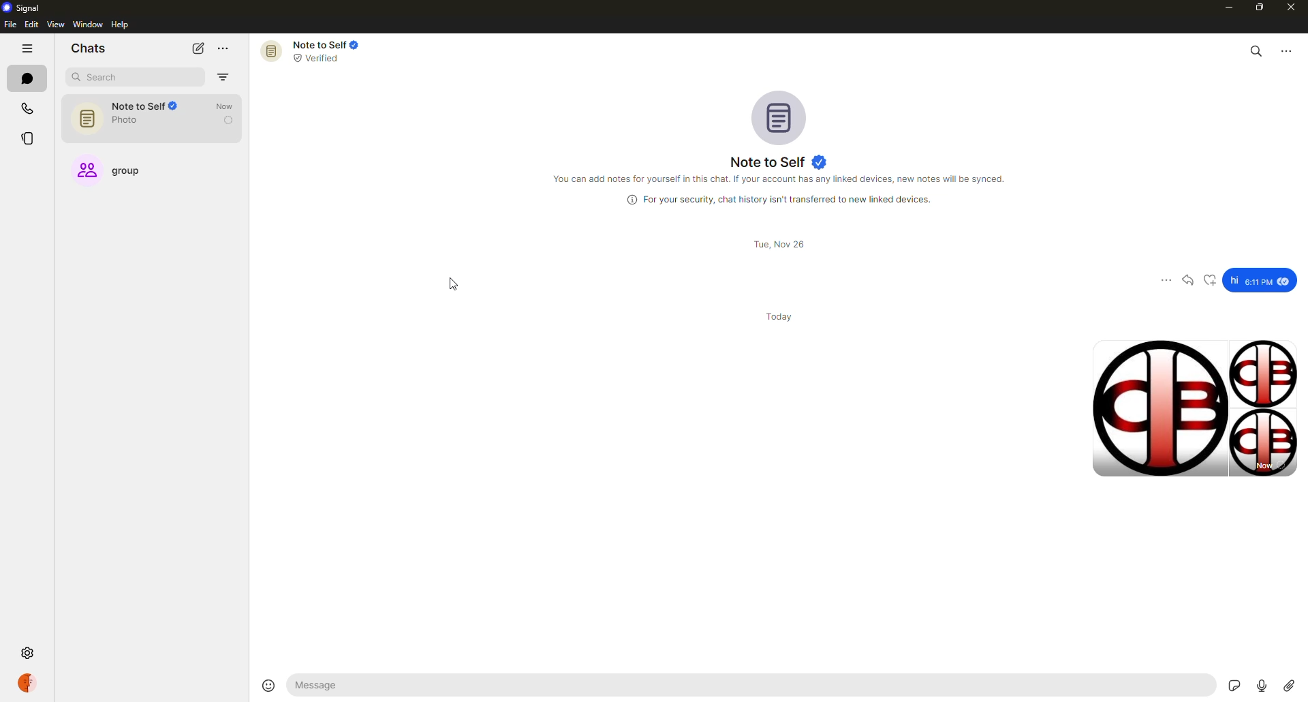 This screenshot has height=702, width=1308. What do you see at coordinates (29, 654) in the screenshot?
I see `settings` at bounding box center [29, 654].